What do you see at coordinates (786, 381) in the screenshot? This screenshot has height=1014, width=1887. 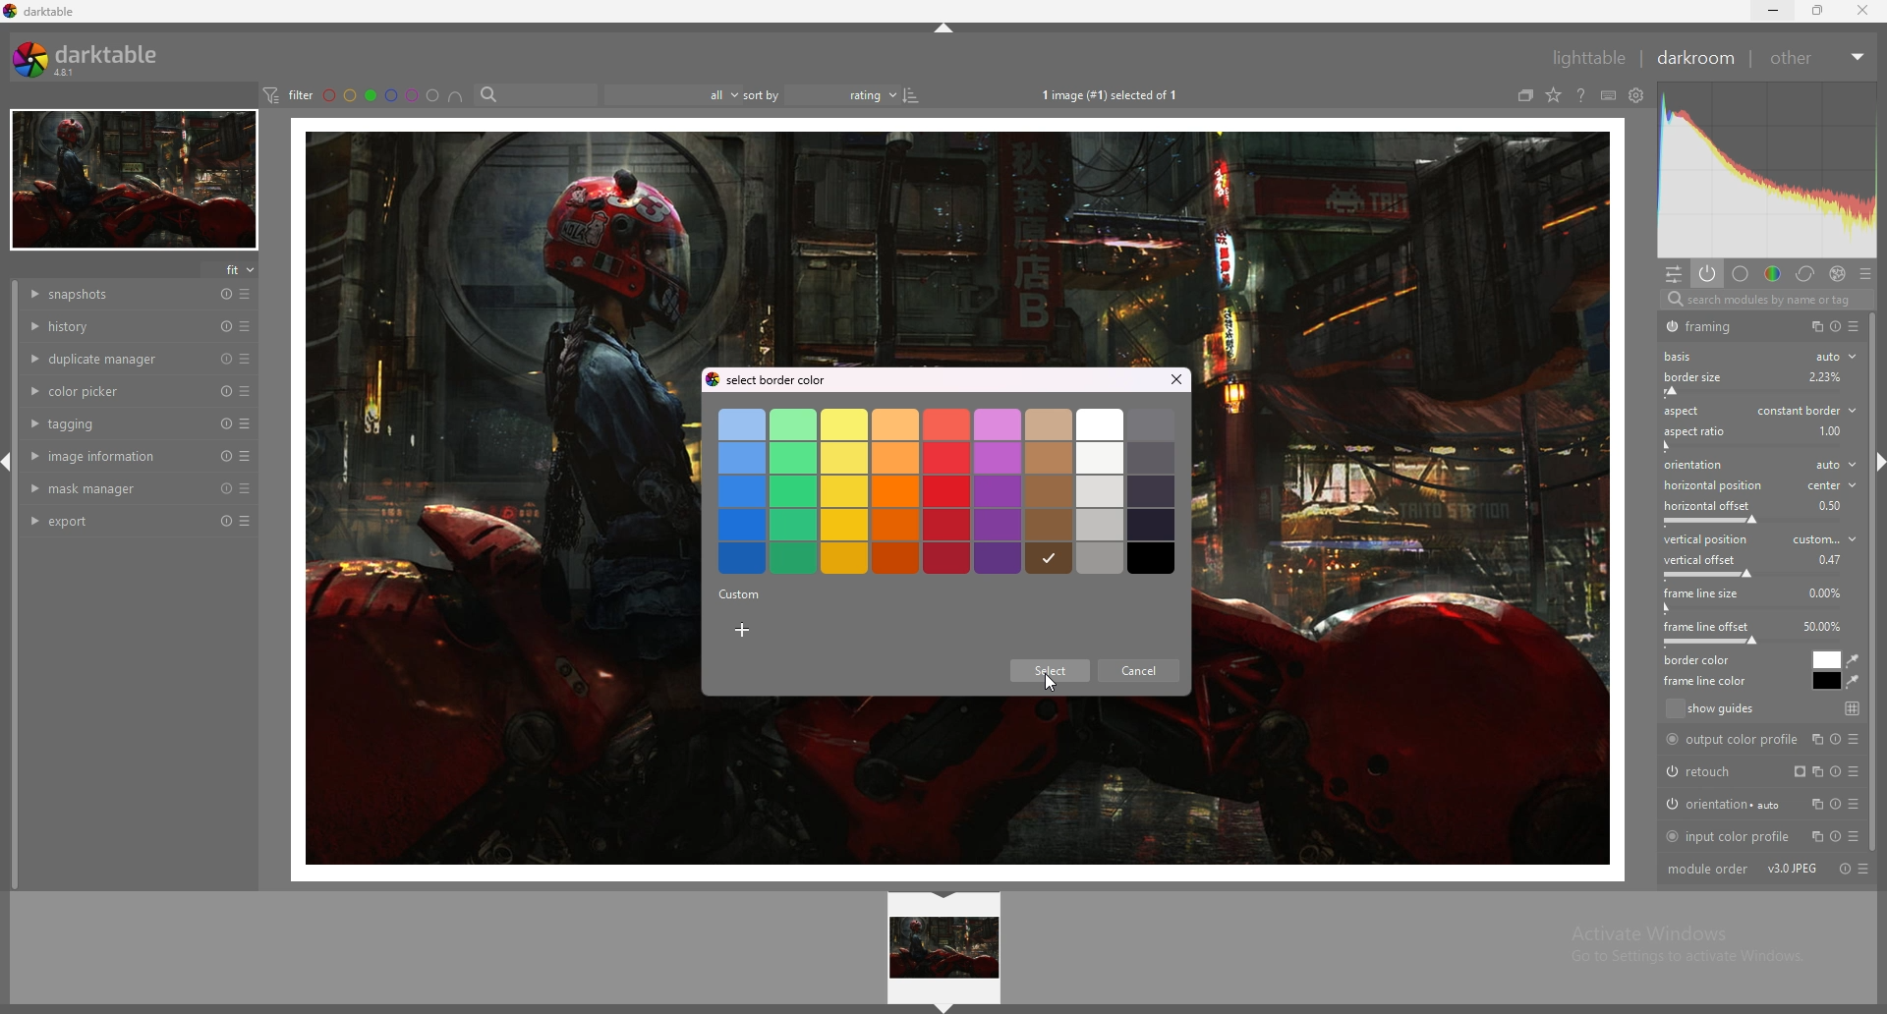 I see `select border color` at bounding box center [786, 381].